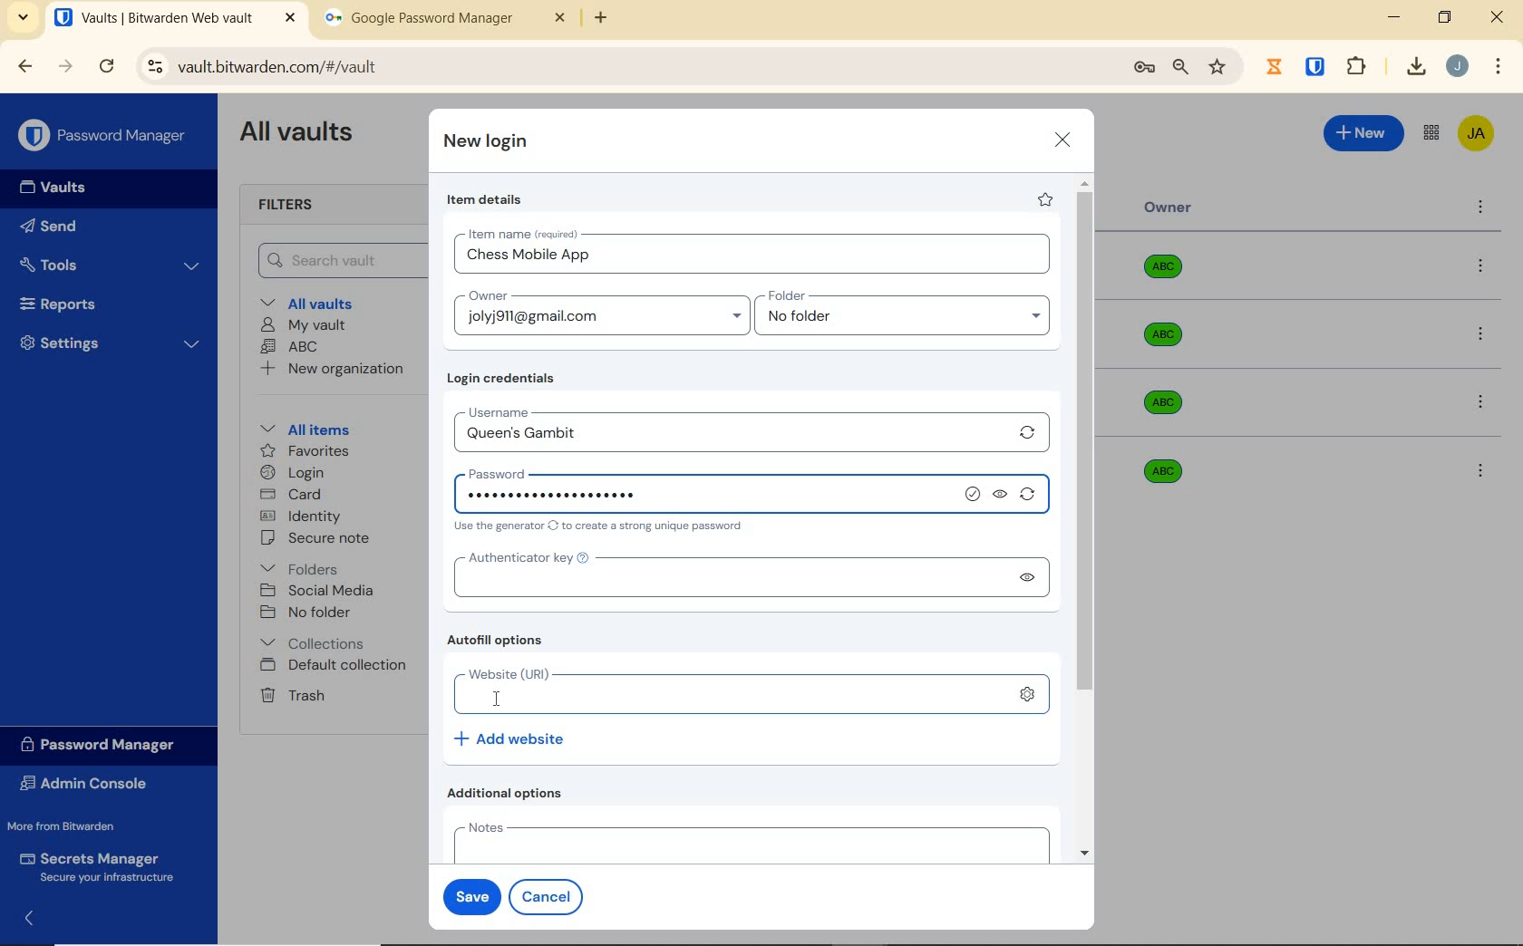 This screenshot has height=946, width=1523. Describe the element at coordinates (290, 496) in the screenshot. I see `card` at that location.